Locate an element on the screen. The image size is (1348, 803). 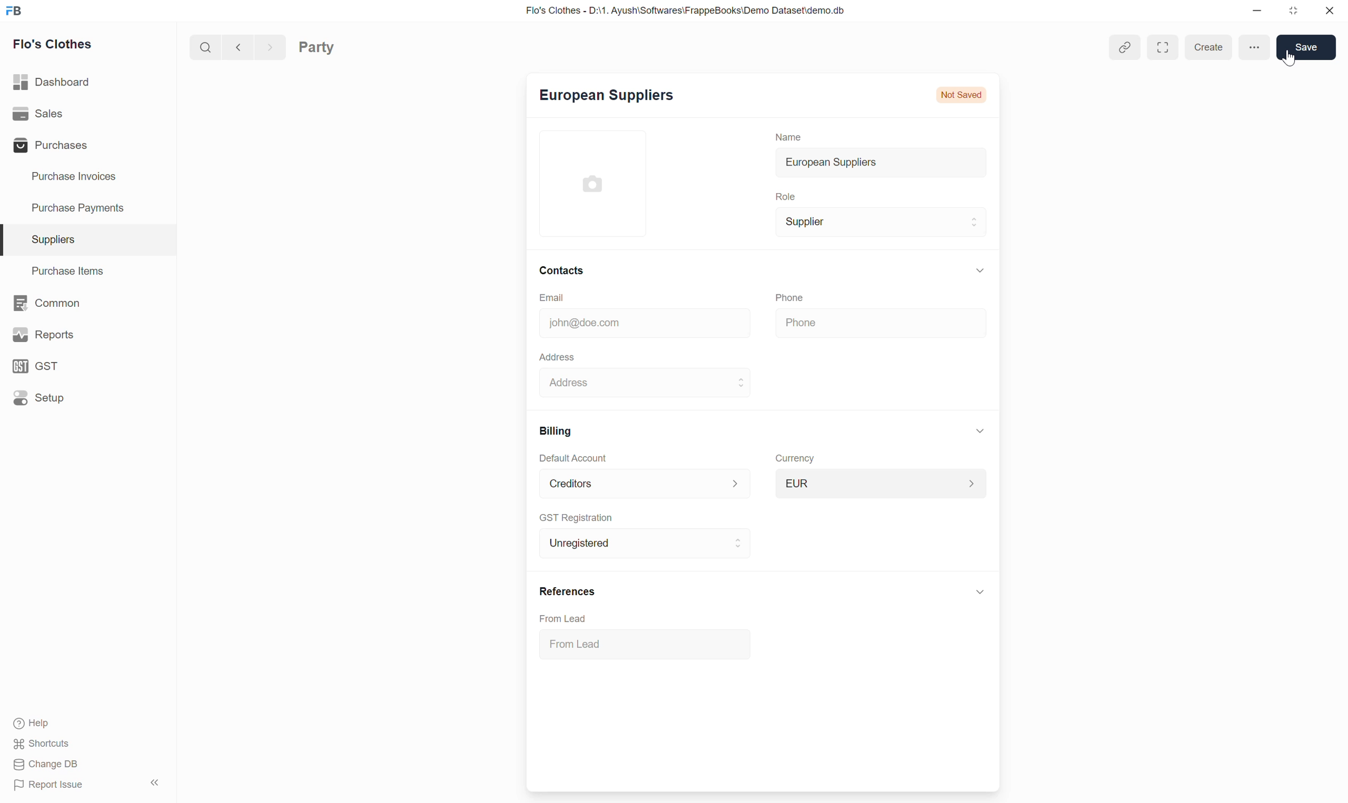
Party is located at coordinates (335, 46).